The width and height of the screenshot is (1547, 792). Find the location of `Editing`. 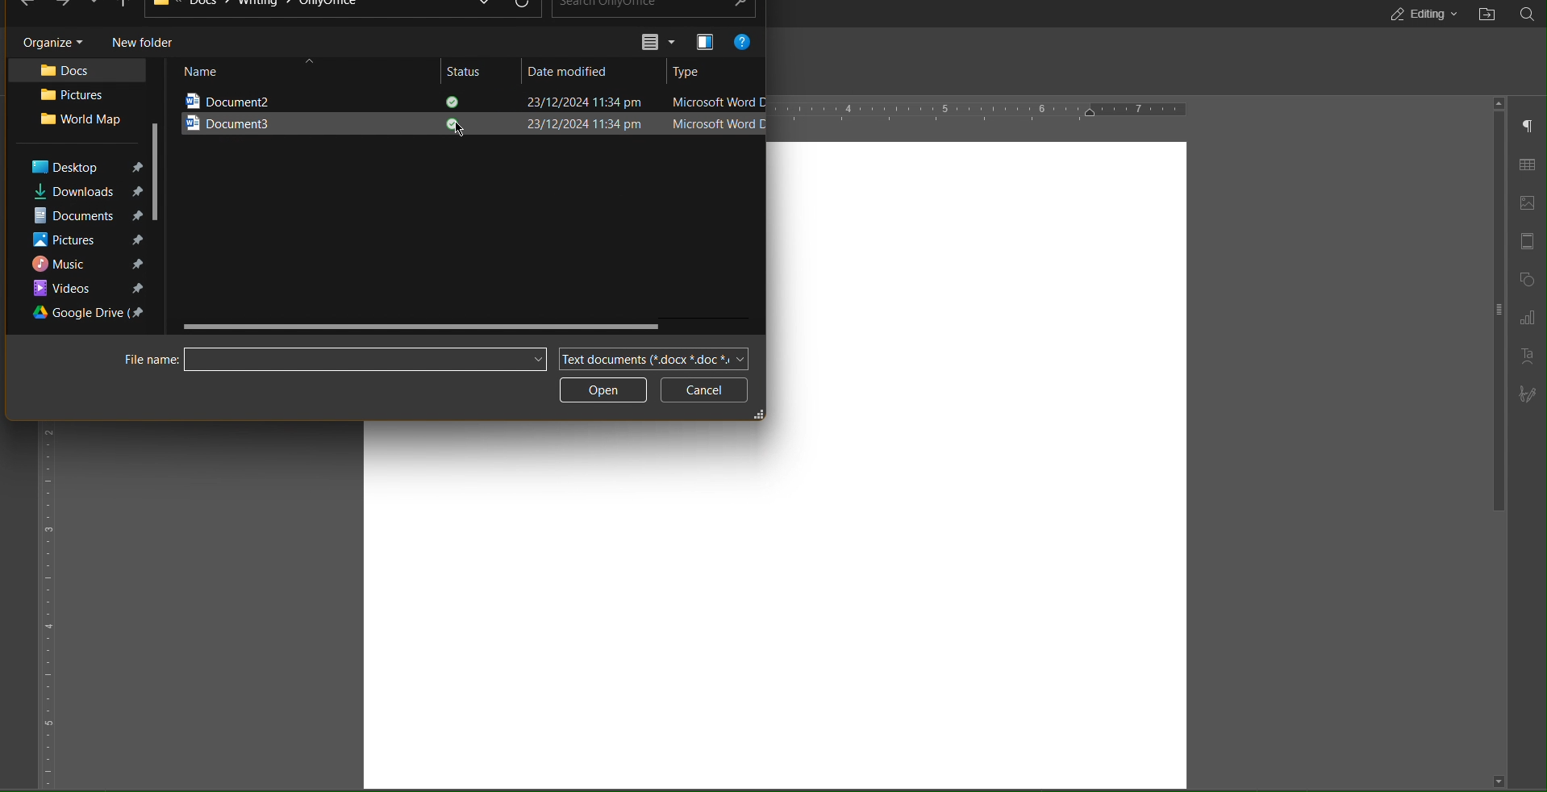

Editing is located at coordinates (1419, 15).